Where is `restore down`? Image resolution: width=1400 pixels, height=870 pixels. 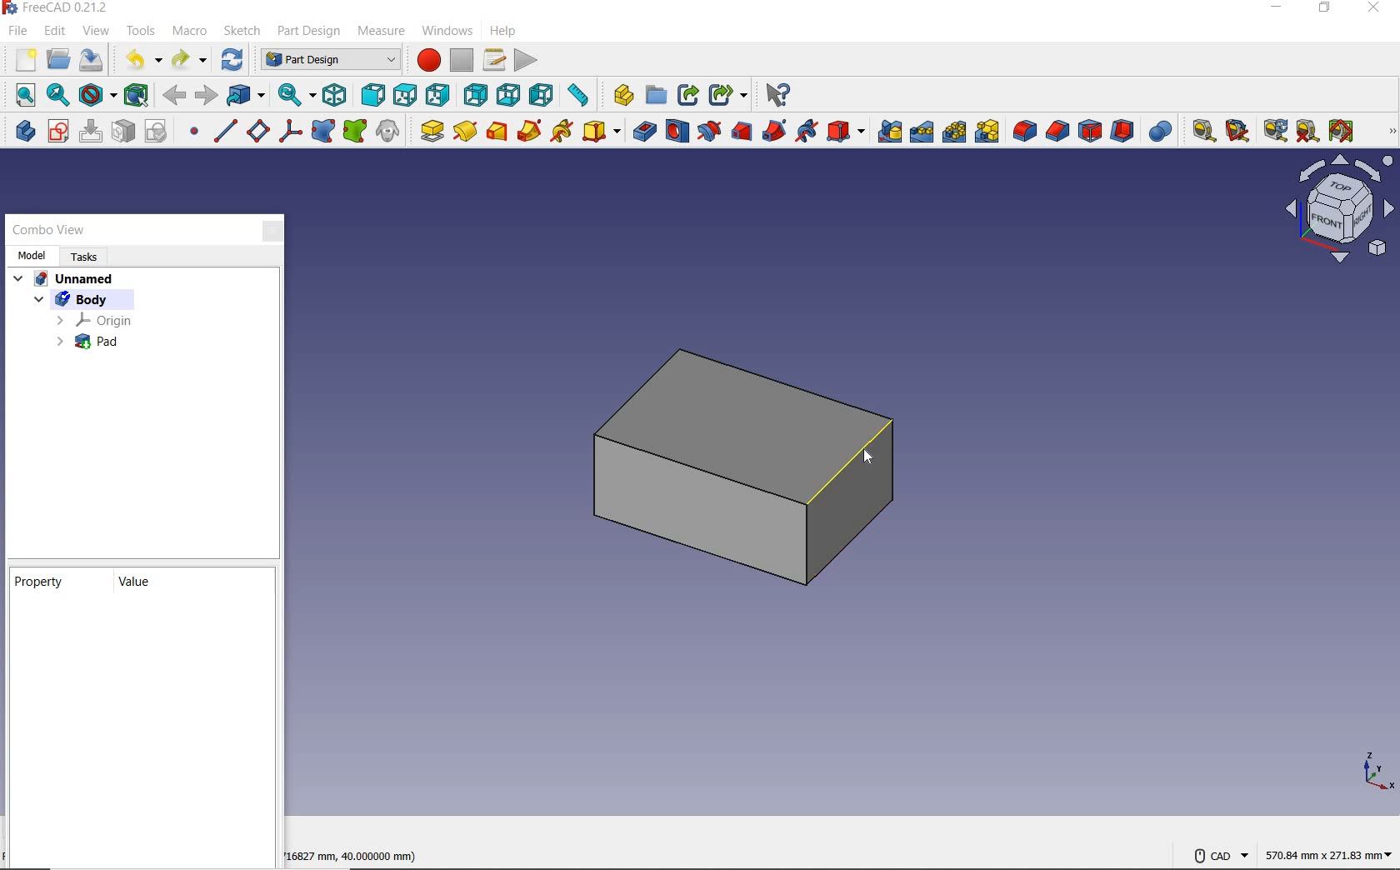
restore down is located at coordinates (1323, 8).